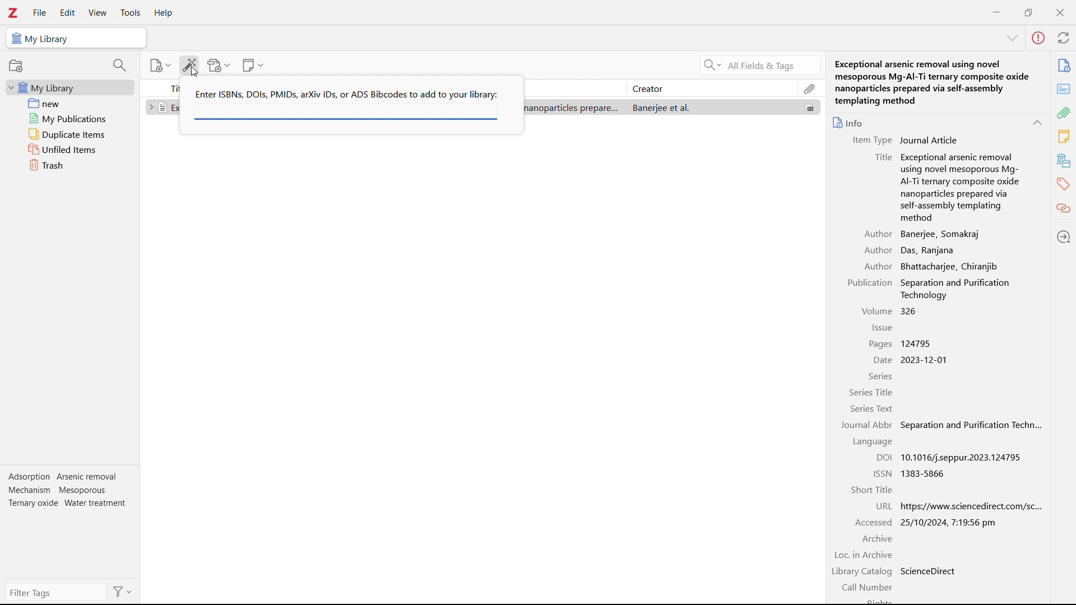 The image size is (1076, 605). What do you see at coordinates (98, 13) in the screenshot?
I see `view` at bounding box center [98, 13].